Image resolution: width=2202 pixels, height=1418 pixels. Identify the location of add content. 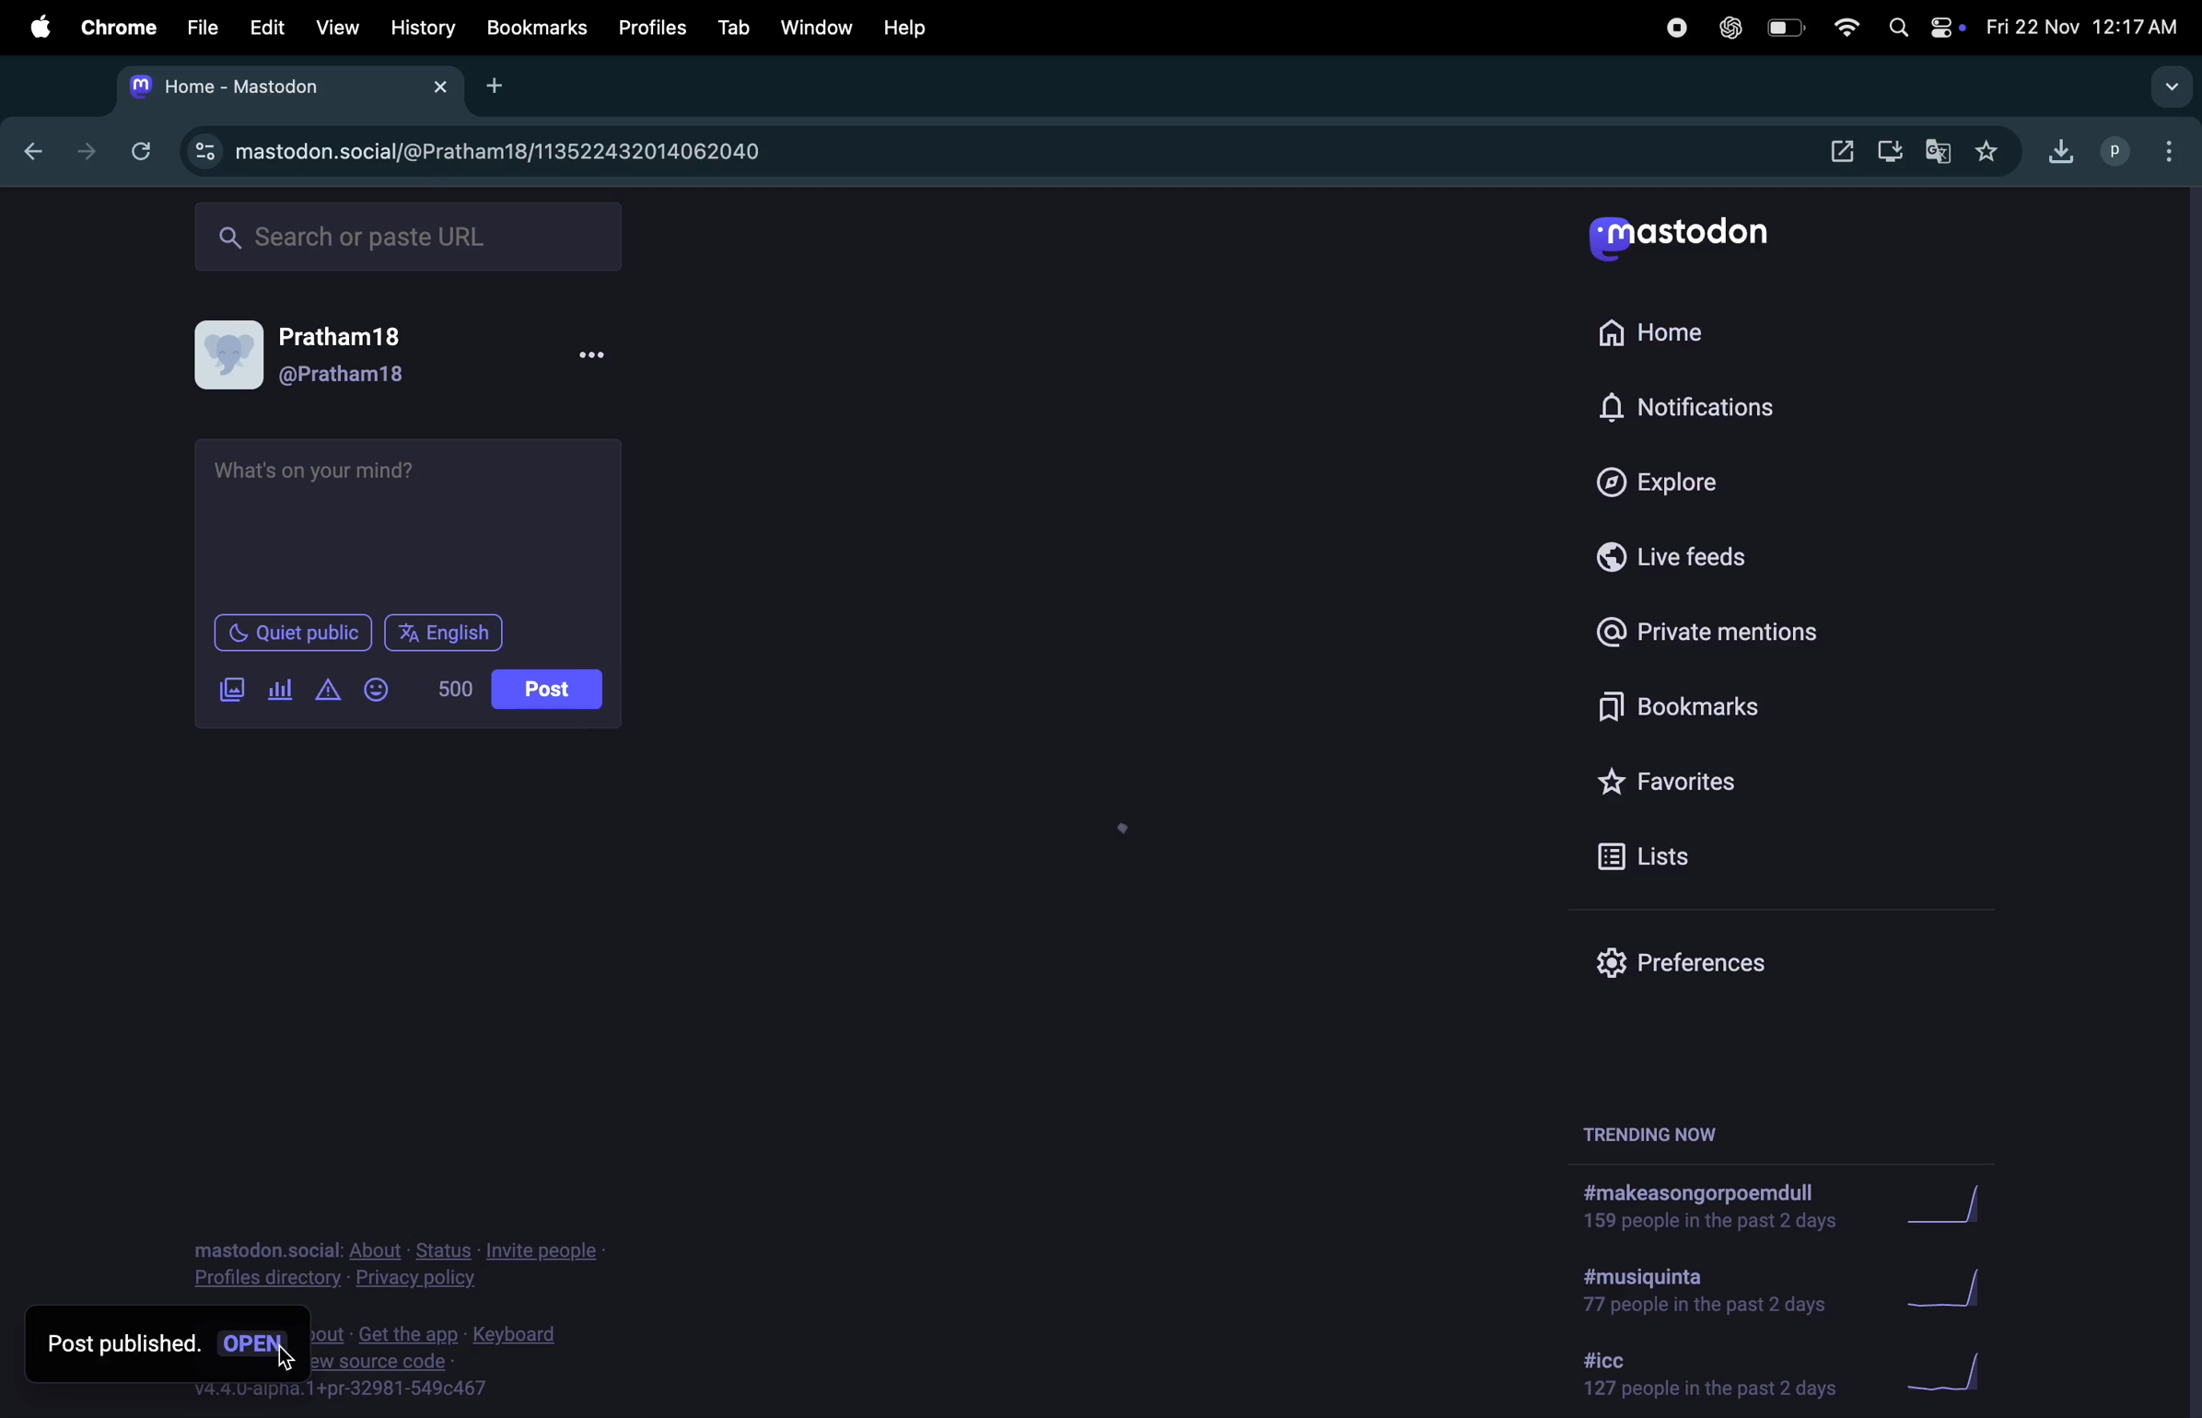
(321, 690).